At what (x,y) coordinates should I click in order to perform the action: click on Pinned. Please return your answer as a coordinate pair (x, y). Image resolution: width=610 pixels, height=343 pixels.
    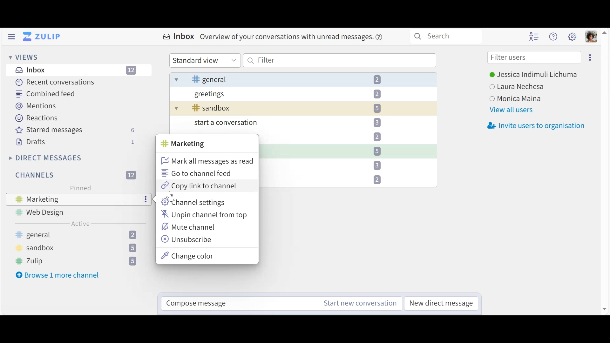
    Looking at the image, I should click on (79, 188).